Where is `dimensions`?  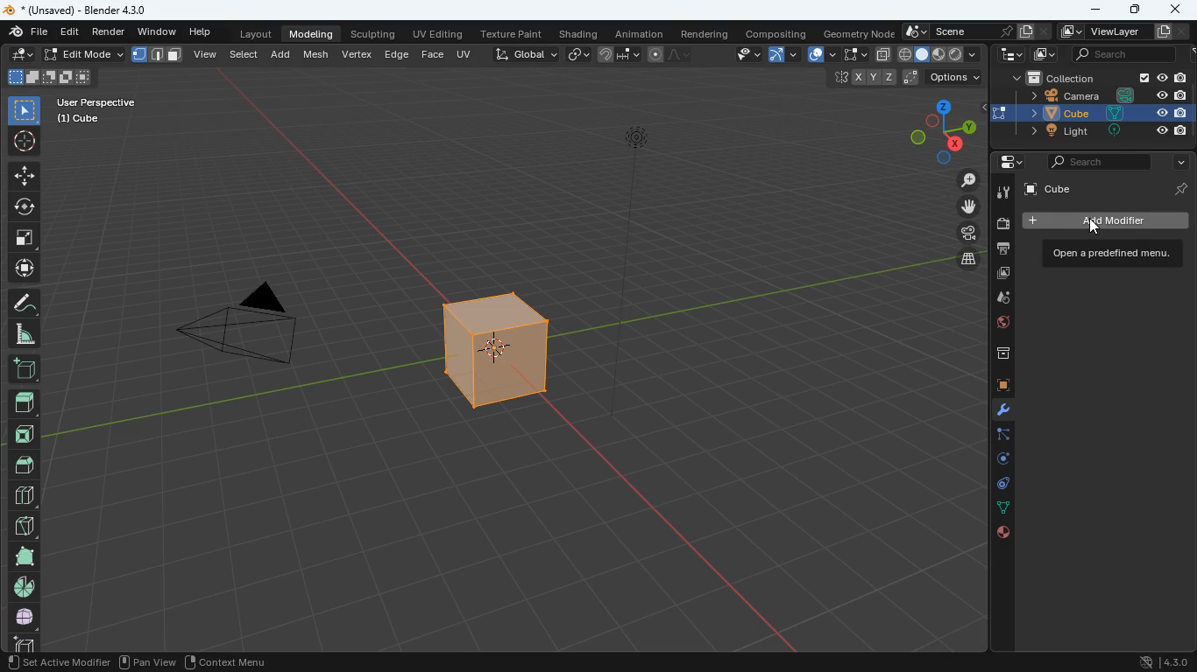 dimensions is located at coordinates (935, 135).